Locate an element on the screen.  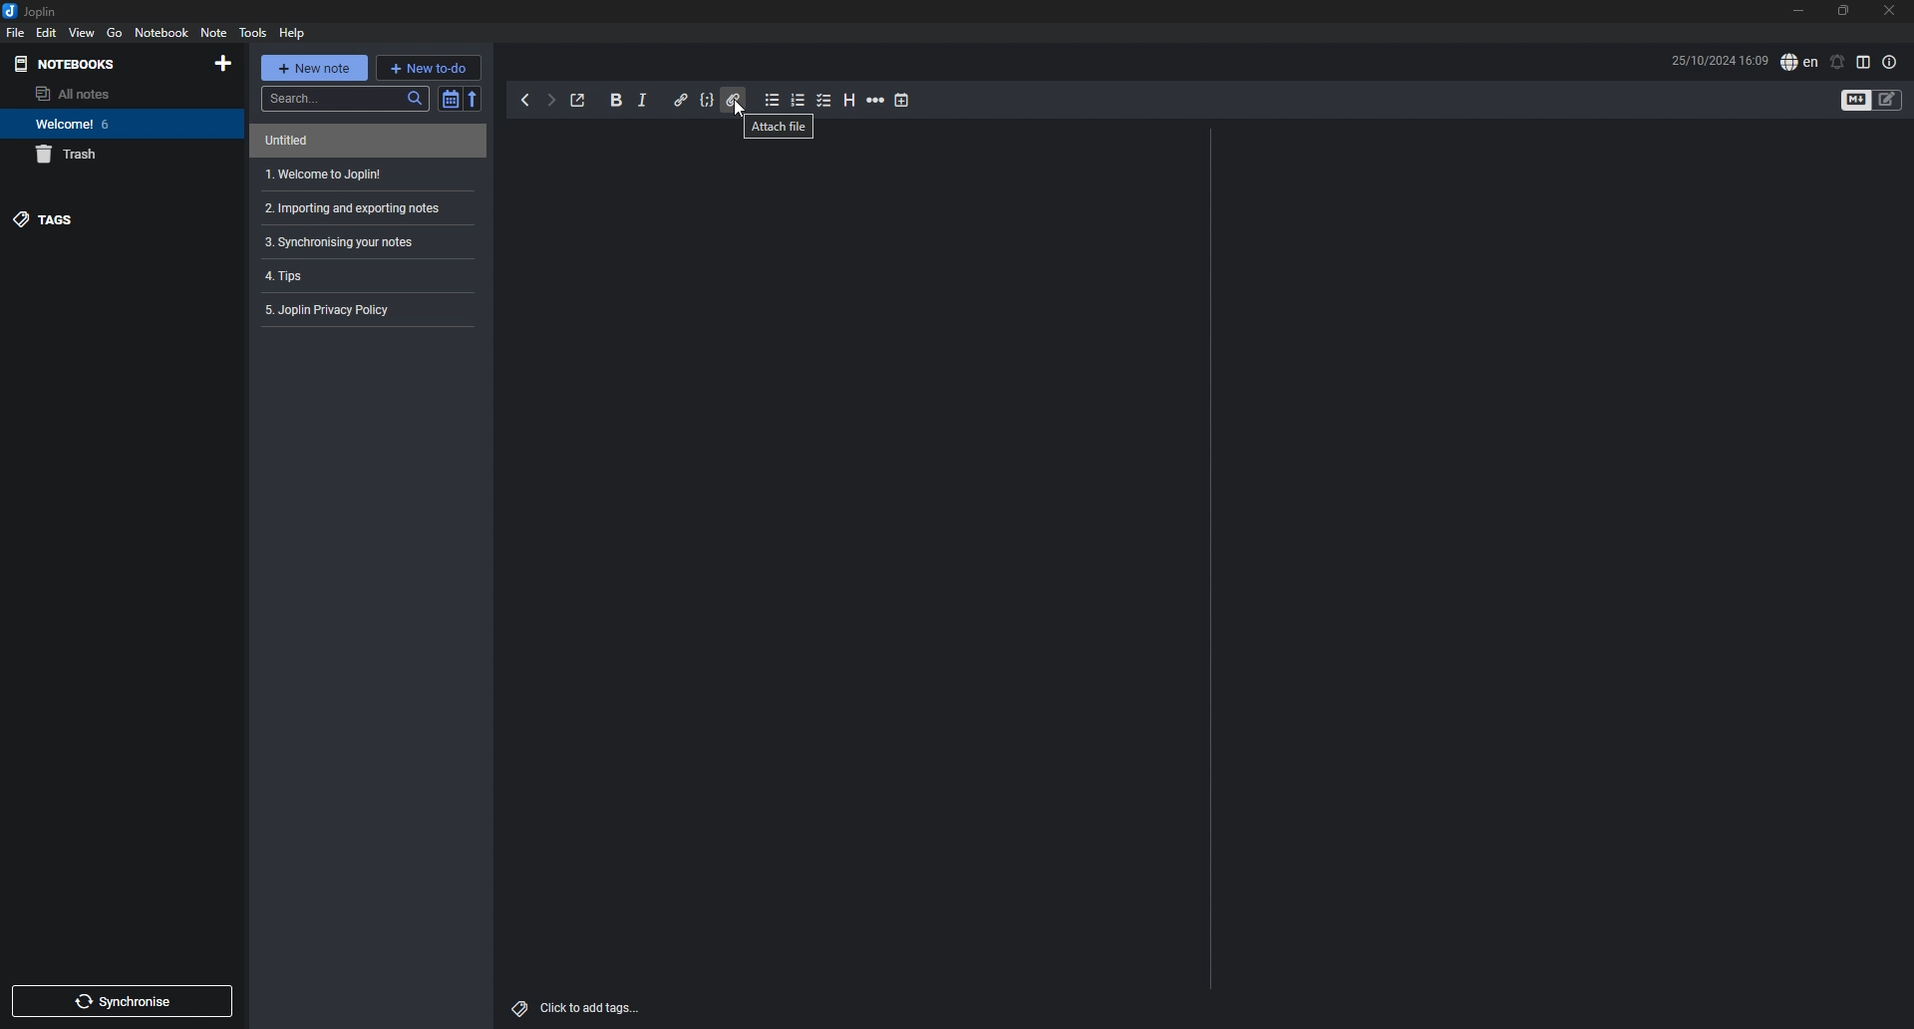
attach file is located at coordinates (733, 99).